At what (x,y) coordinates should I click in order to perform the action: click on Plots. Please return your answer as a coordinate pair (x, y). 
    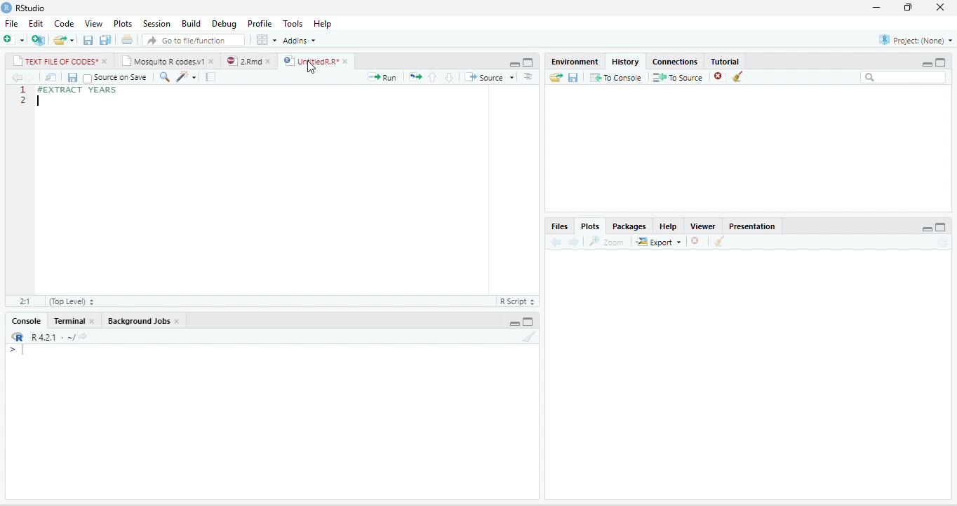
    Looking at the image, I should click on (590, 226).